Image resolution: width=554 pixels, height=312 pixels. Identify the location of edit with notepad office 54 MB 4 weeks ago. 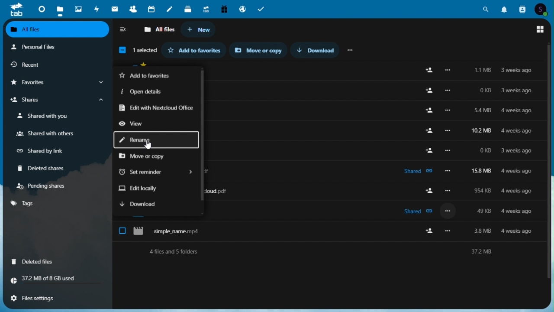
(327, 107).